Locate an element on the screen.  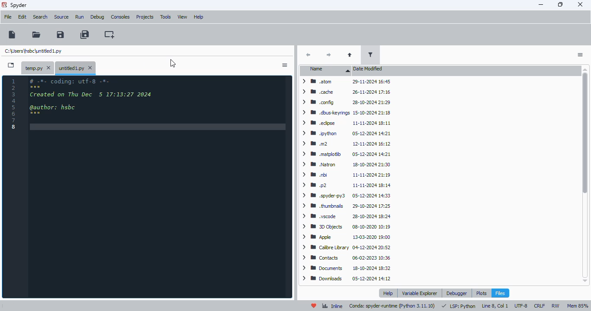
debug is located at coordinates (97, 17).